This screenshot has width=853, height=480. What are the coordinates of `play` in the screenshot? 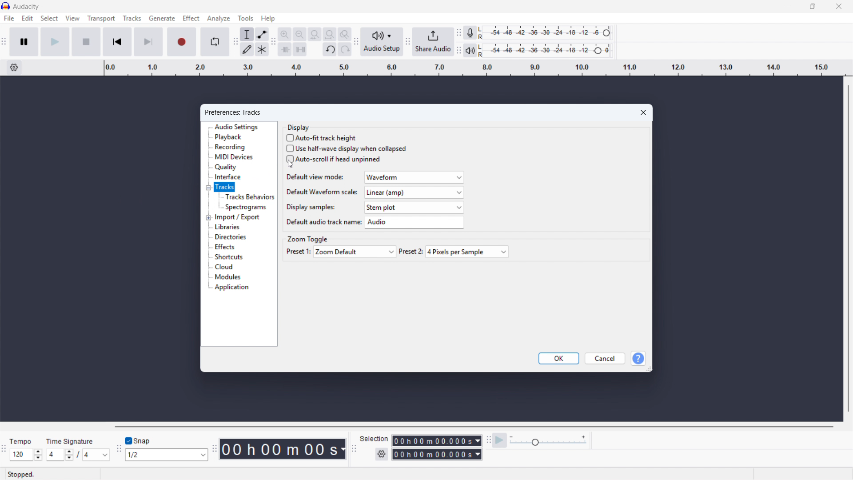 It's located at (55, 41).